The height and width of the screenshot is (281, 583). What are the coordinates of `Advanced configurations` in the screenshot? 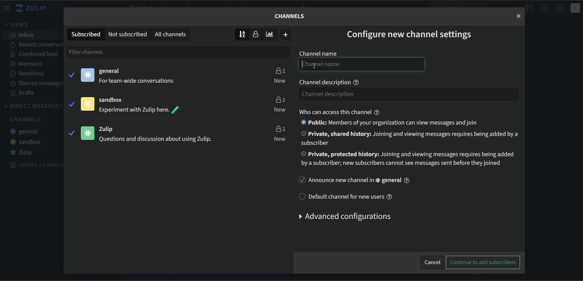 It's located at (343, 216).